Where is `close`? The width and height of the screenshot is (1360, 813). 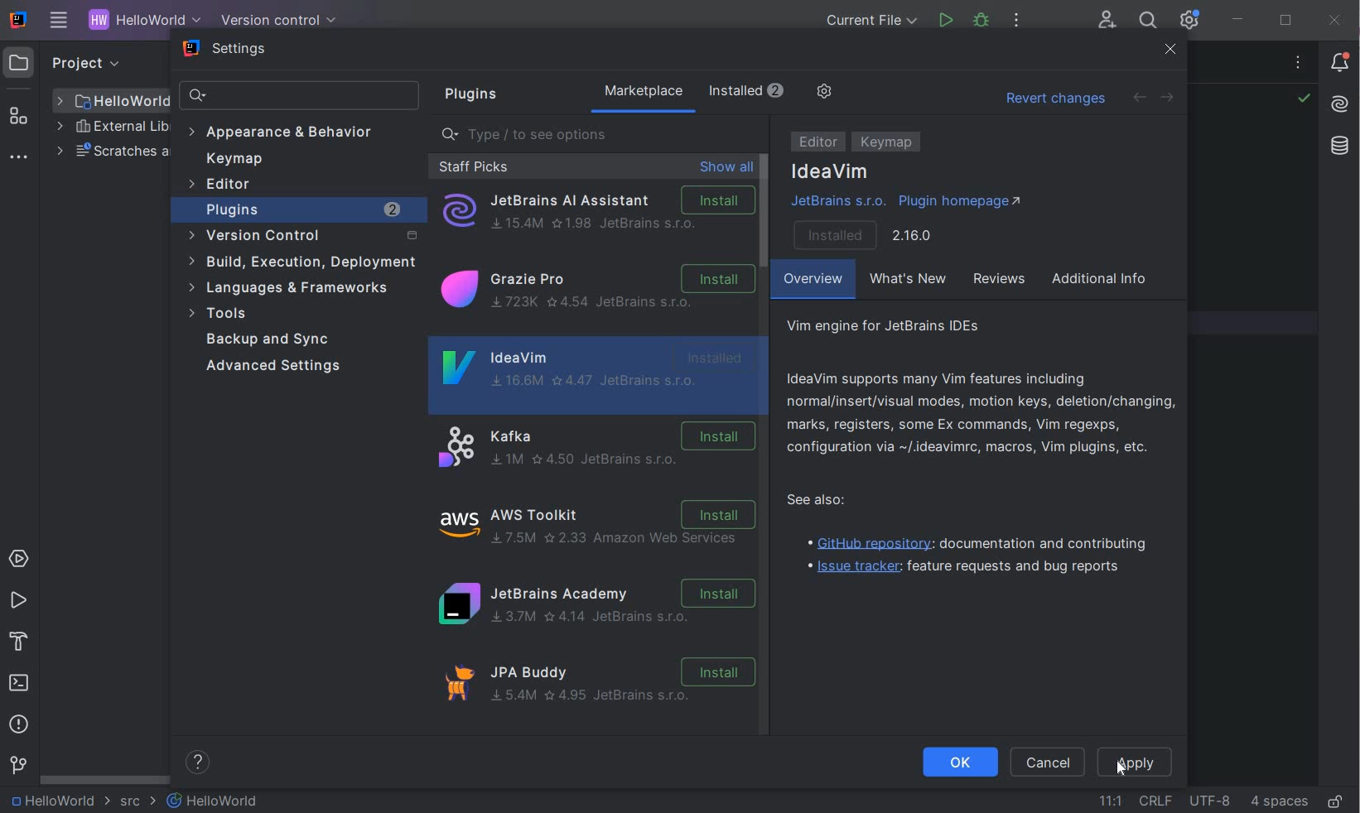 close is located at coordinates (1171, 51).